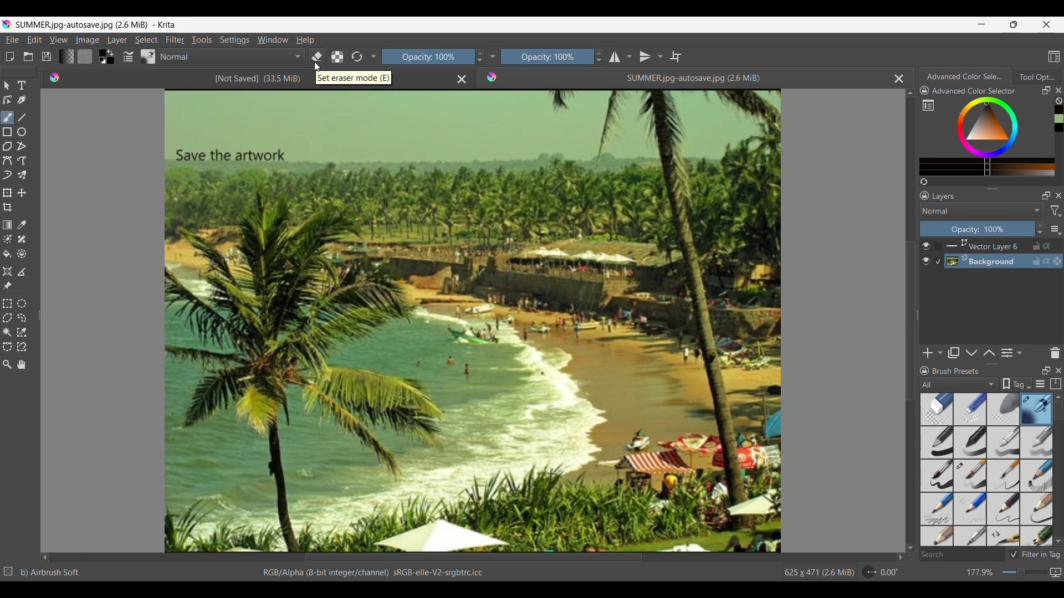 This screenshot has height=598, width=1064. I want to click on Contiguous selection tool, so click(7, 333).